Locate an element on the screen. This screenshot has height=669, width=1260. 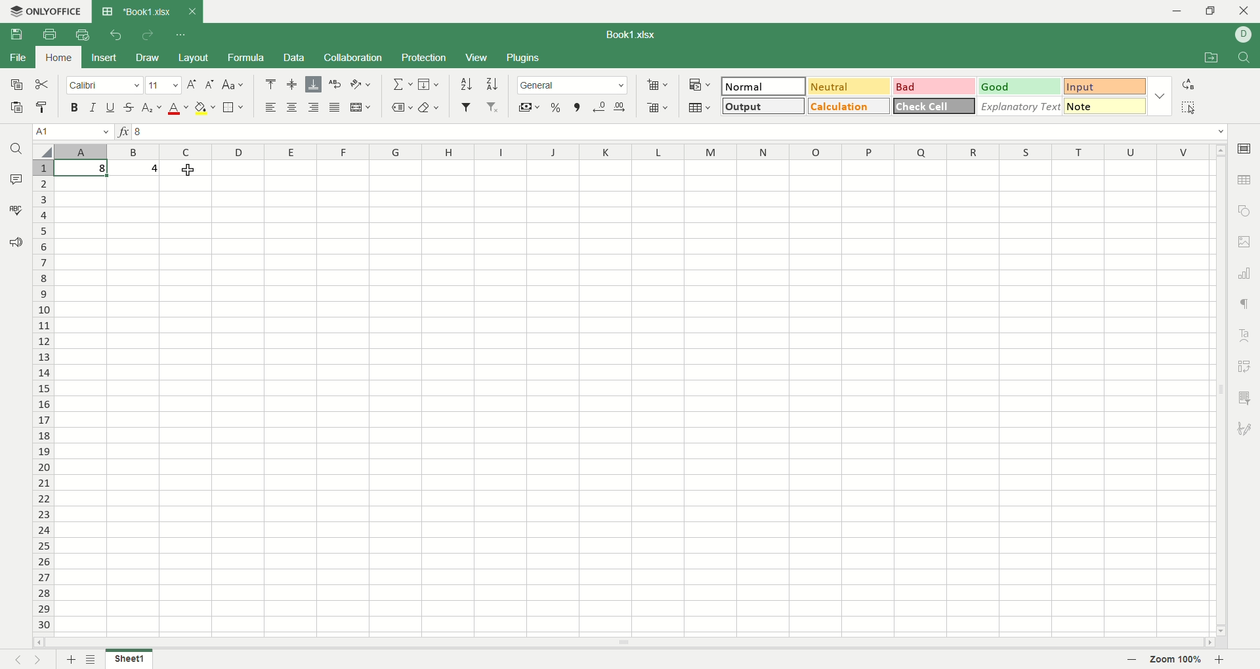
align middle is located at coordinates (290, 84).